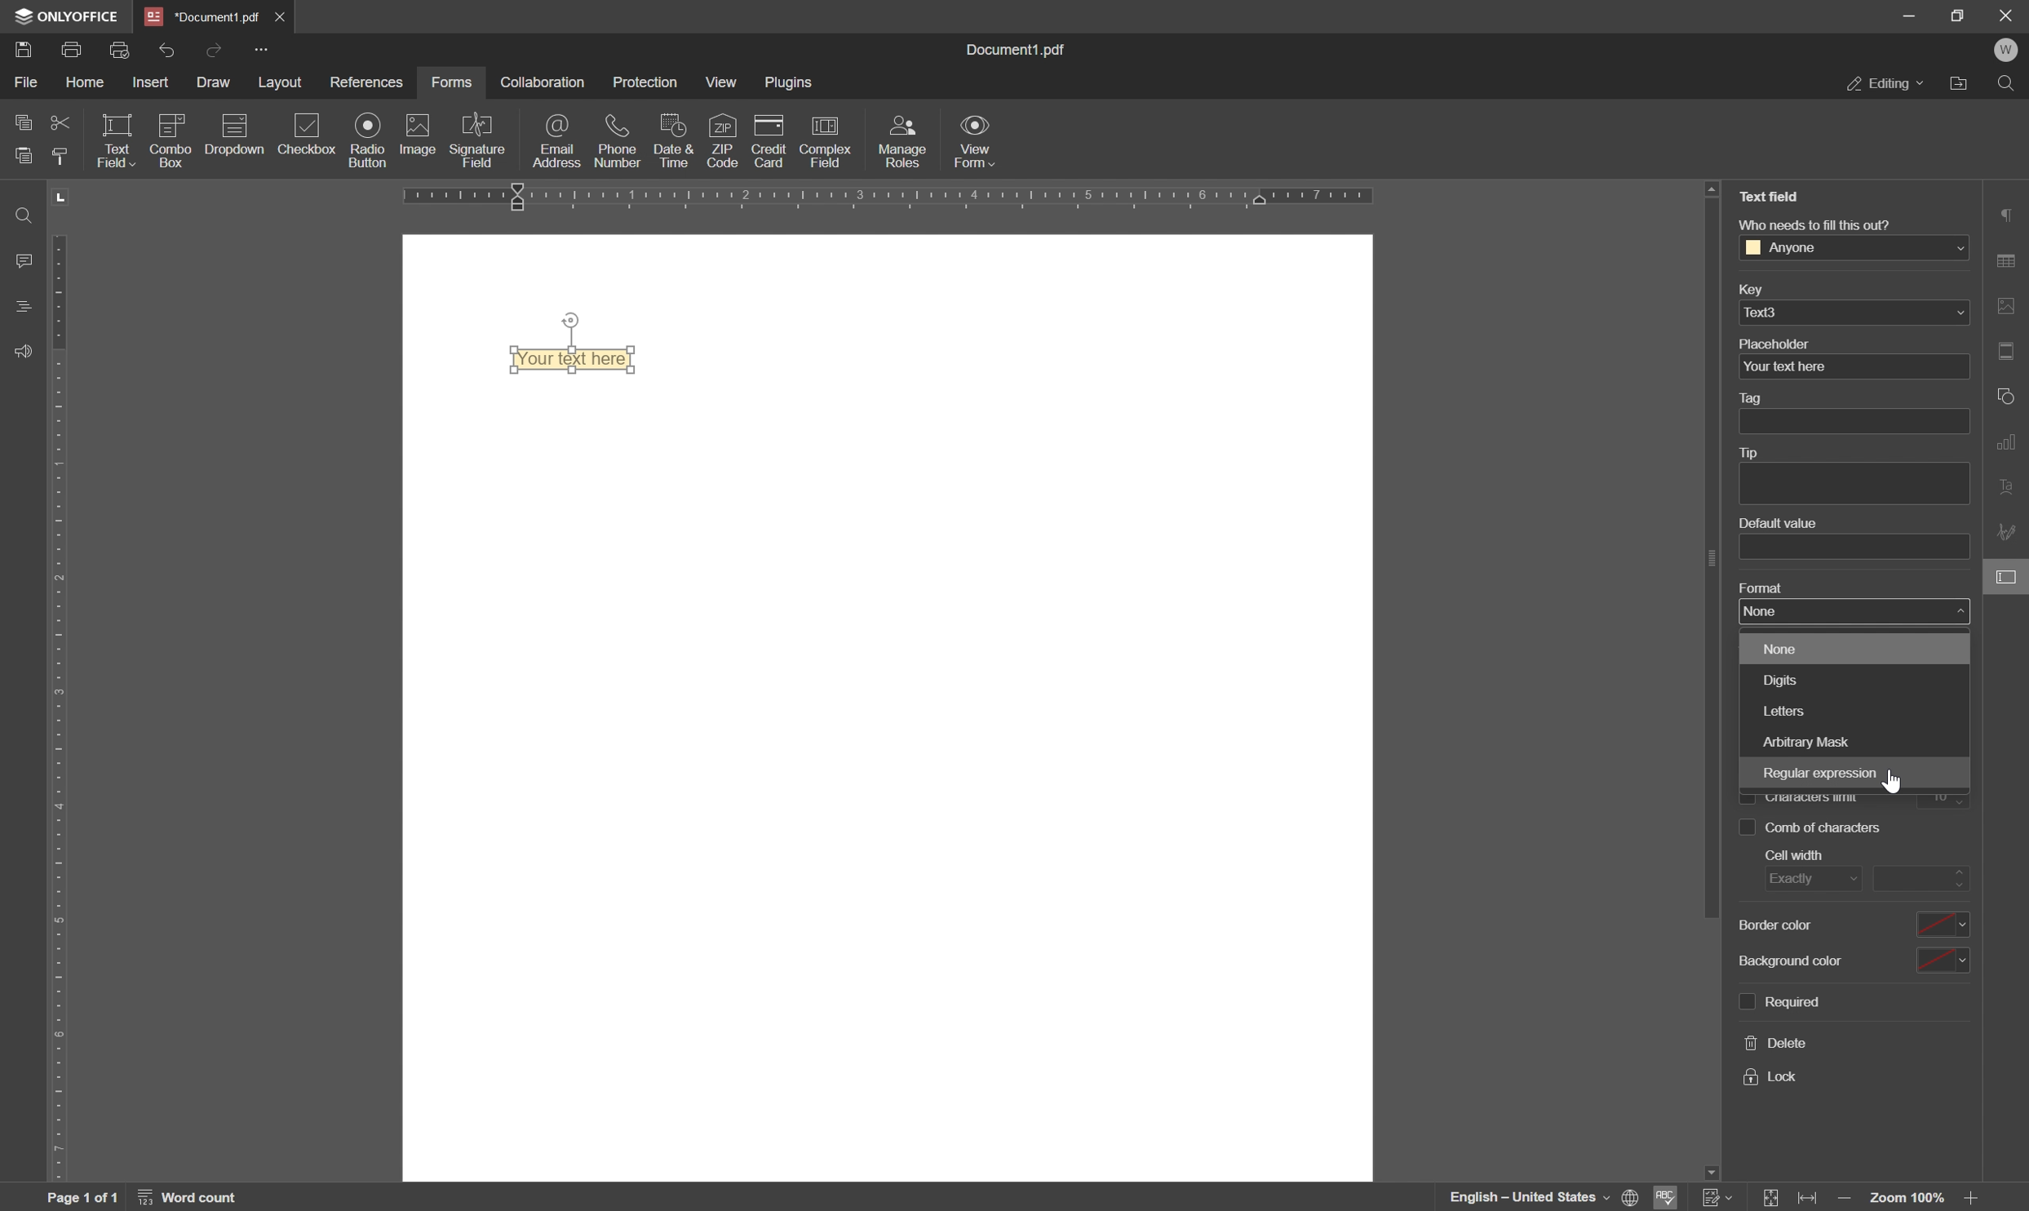  What do you see at coordinates (1704, 565) in the screenshot?
I see `scroll bar` at bounding box center [1704, 565].